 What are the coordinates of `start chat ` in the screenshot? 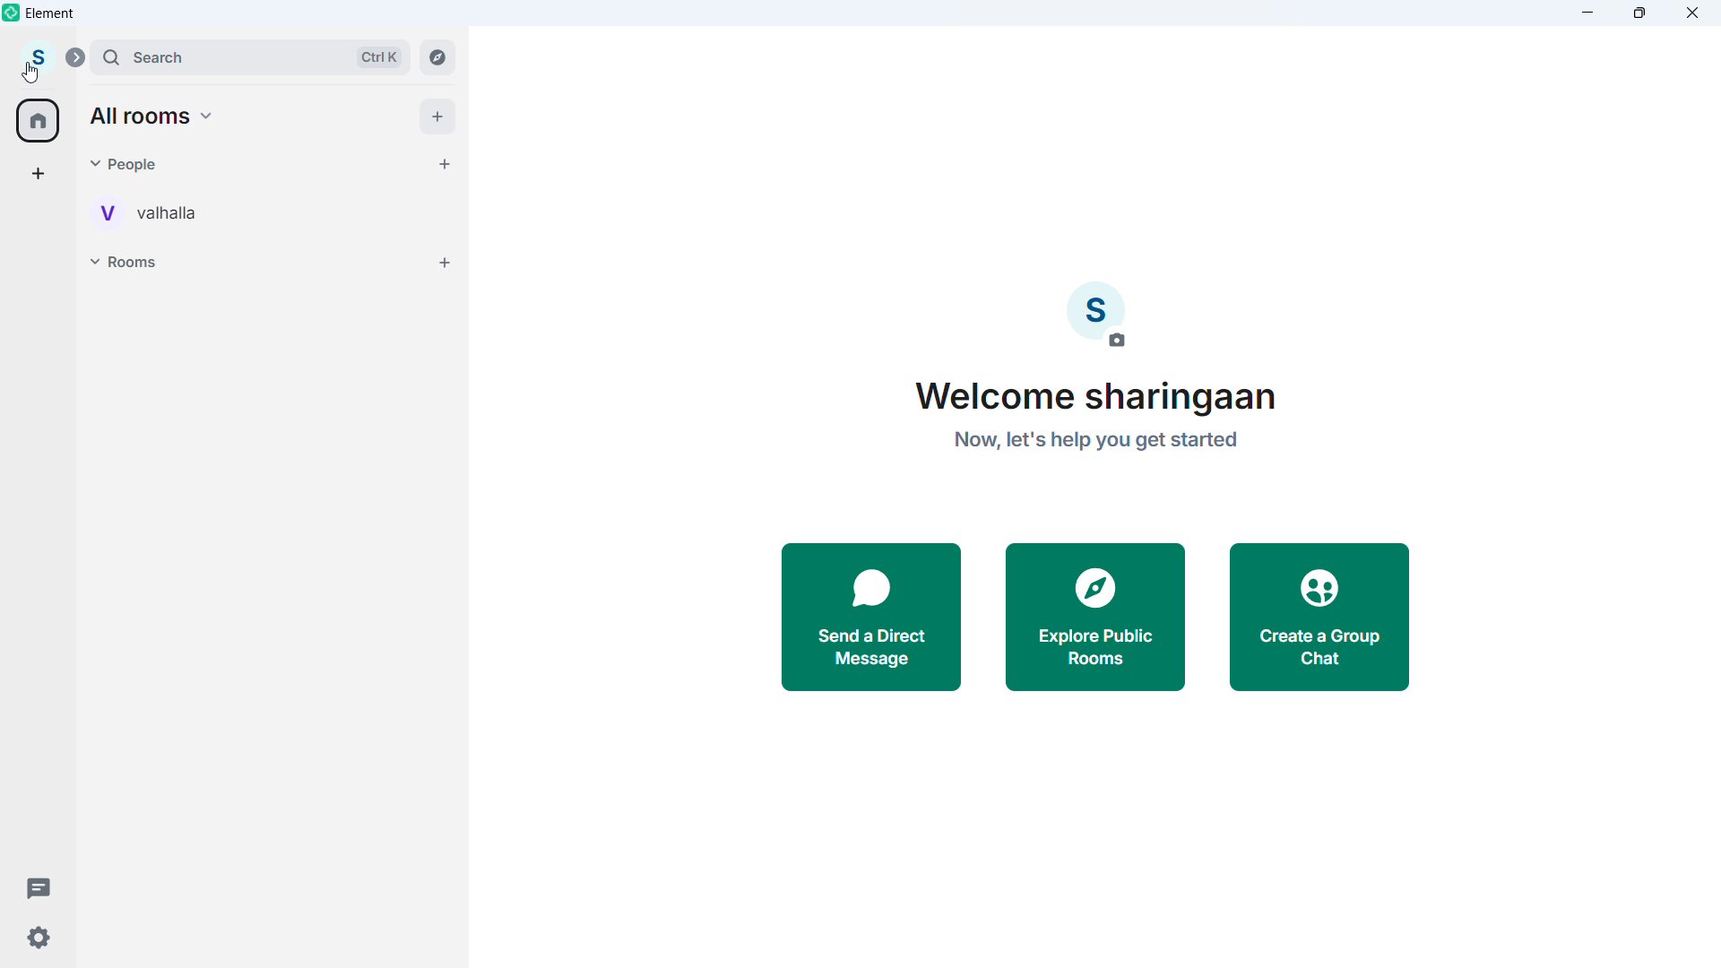 It's located at (445, 163).